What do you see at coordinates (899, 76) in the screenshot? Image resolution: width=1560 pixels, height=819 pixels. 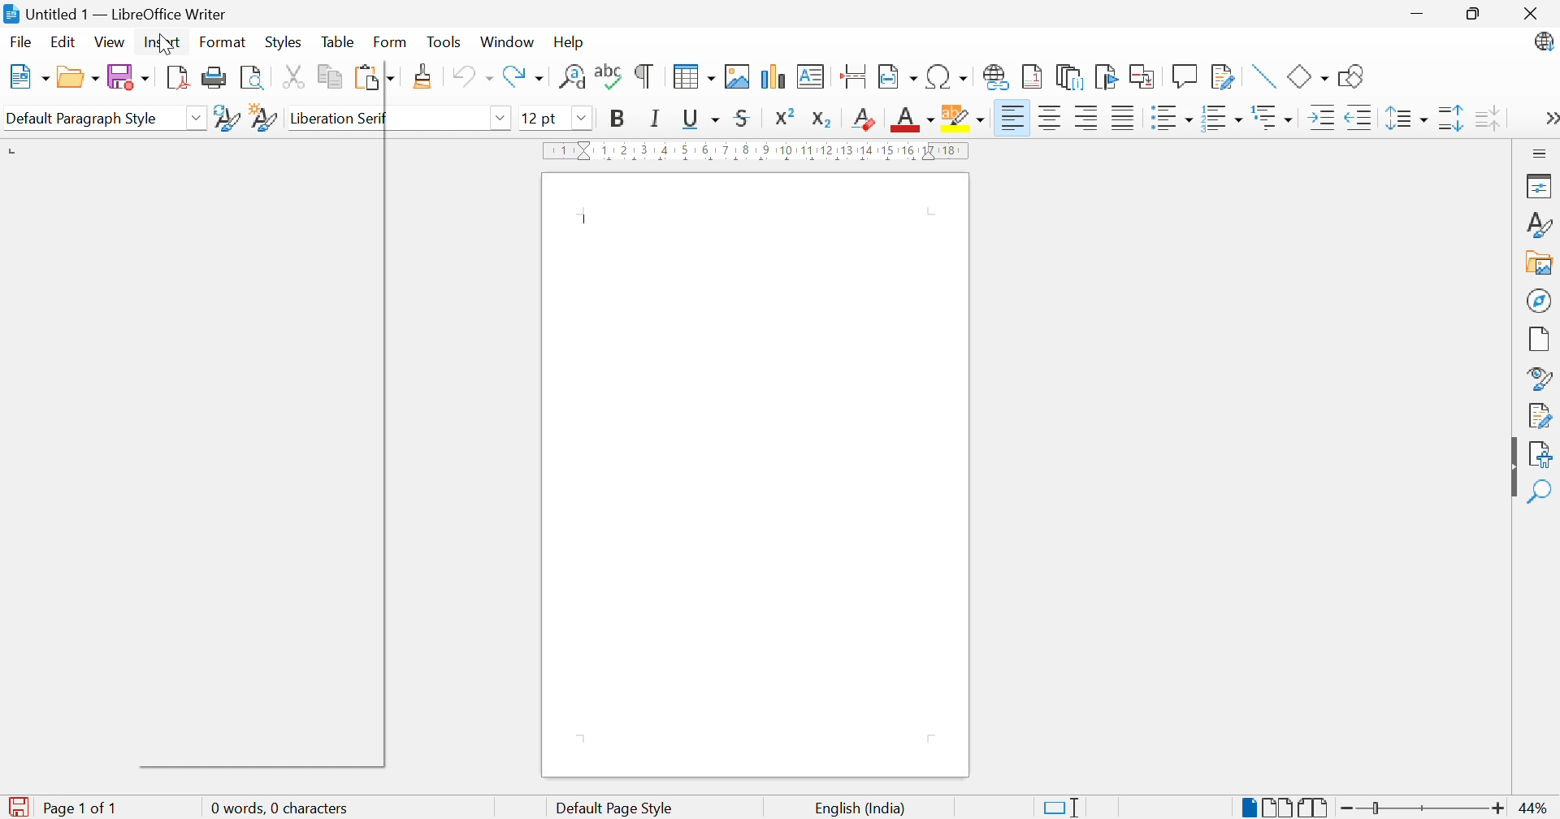 I see `Insert field` at bounding box center [899, 76].